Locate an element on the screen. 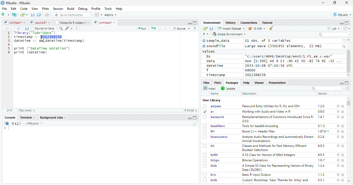 The image size is (353, 185). minimize is located at coordinates (341, 83).